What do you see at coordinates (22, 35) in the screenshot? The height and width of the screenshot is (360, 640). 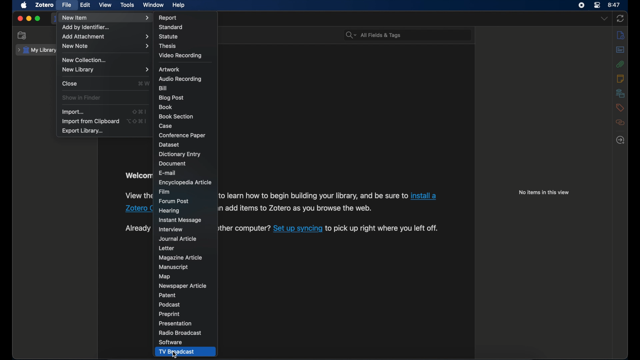 I see `new collection` at bounding box center [22, 35].